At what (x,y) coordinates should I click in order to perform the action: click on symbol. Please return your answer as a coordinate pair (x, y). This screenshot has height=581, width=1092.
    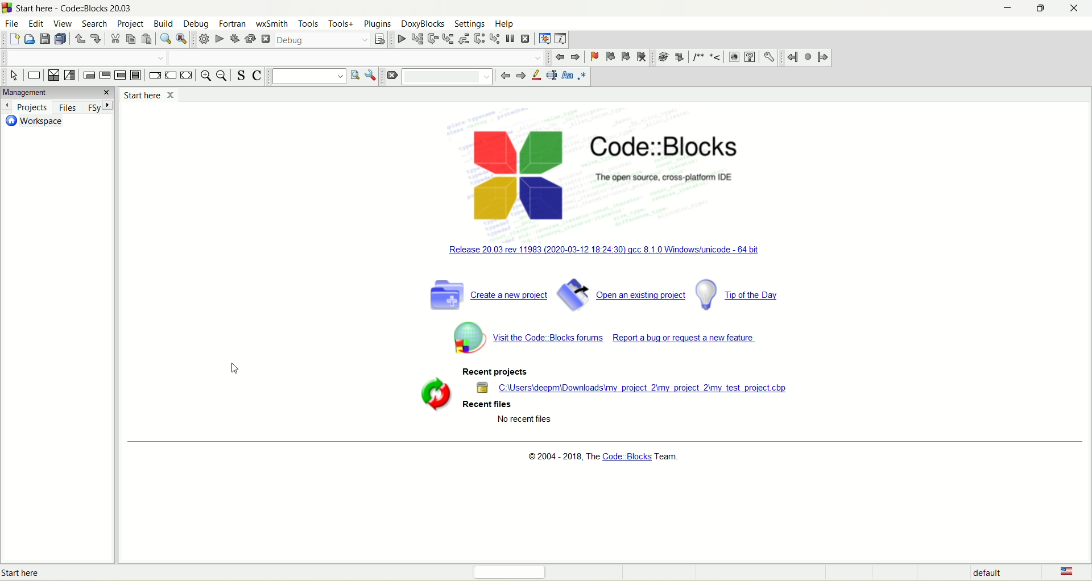
    Looking at the image, I should click on (431, 395).